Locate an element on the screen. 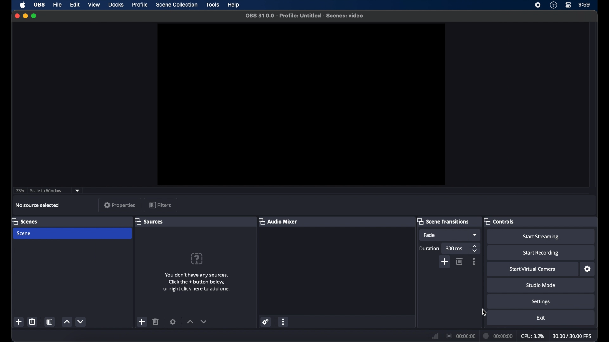  close is located at coordinates (17, 16).